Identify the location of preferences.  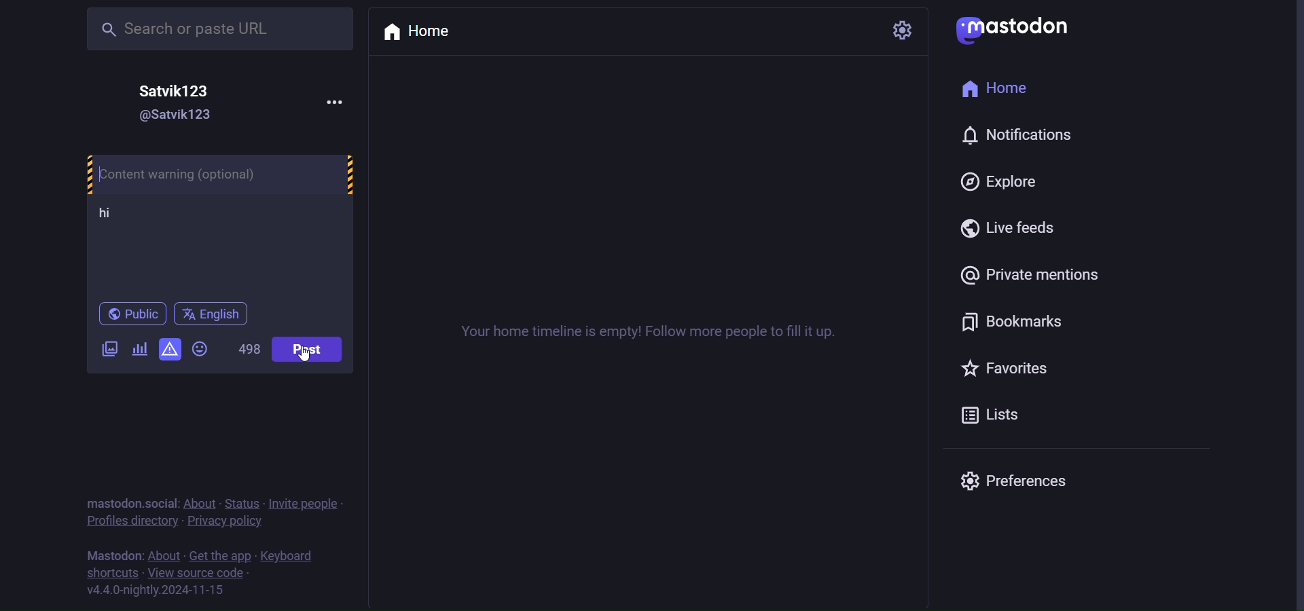
(1013, 479).